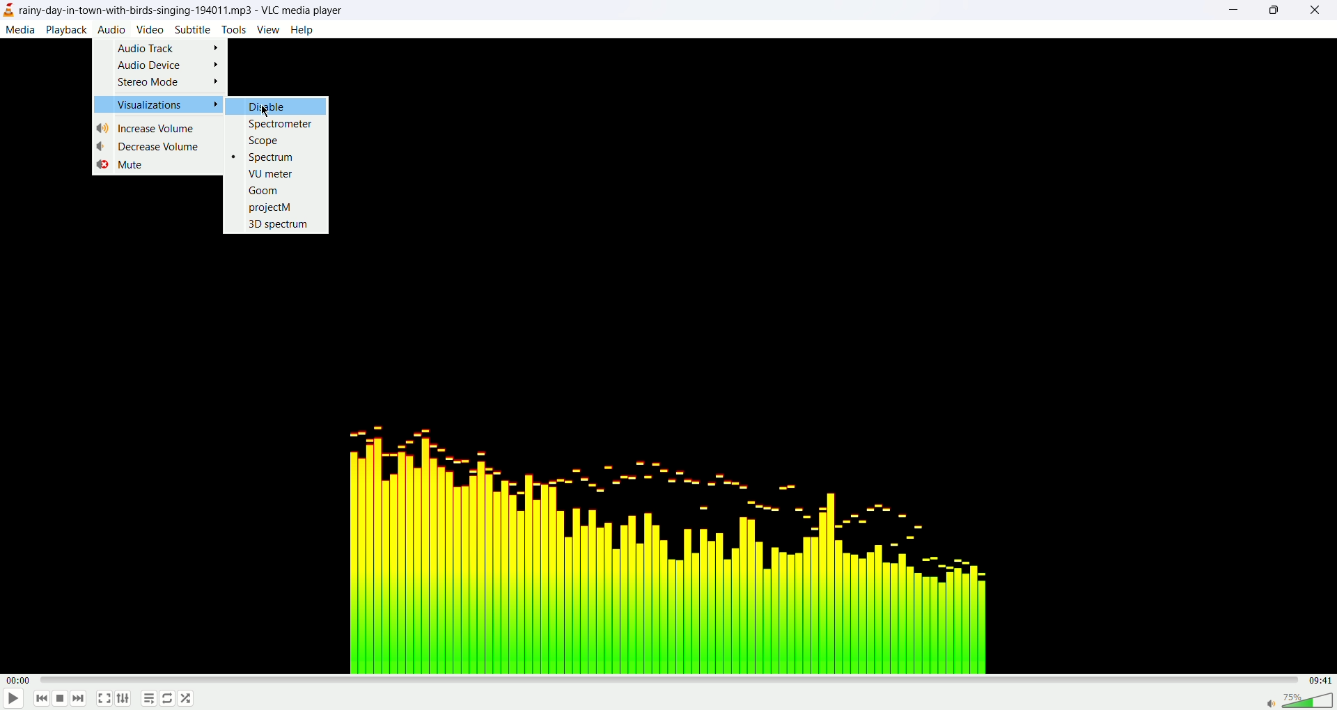 The image size is (1337, 710). I want to click on audio device, so click(169, 65).